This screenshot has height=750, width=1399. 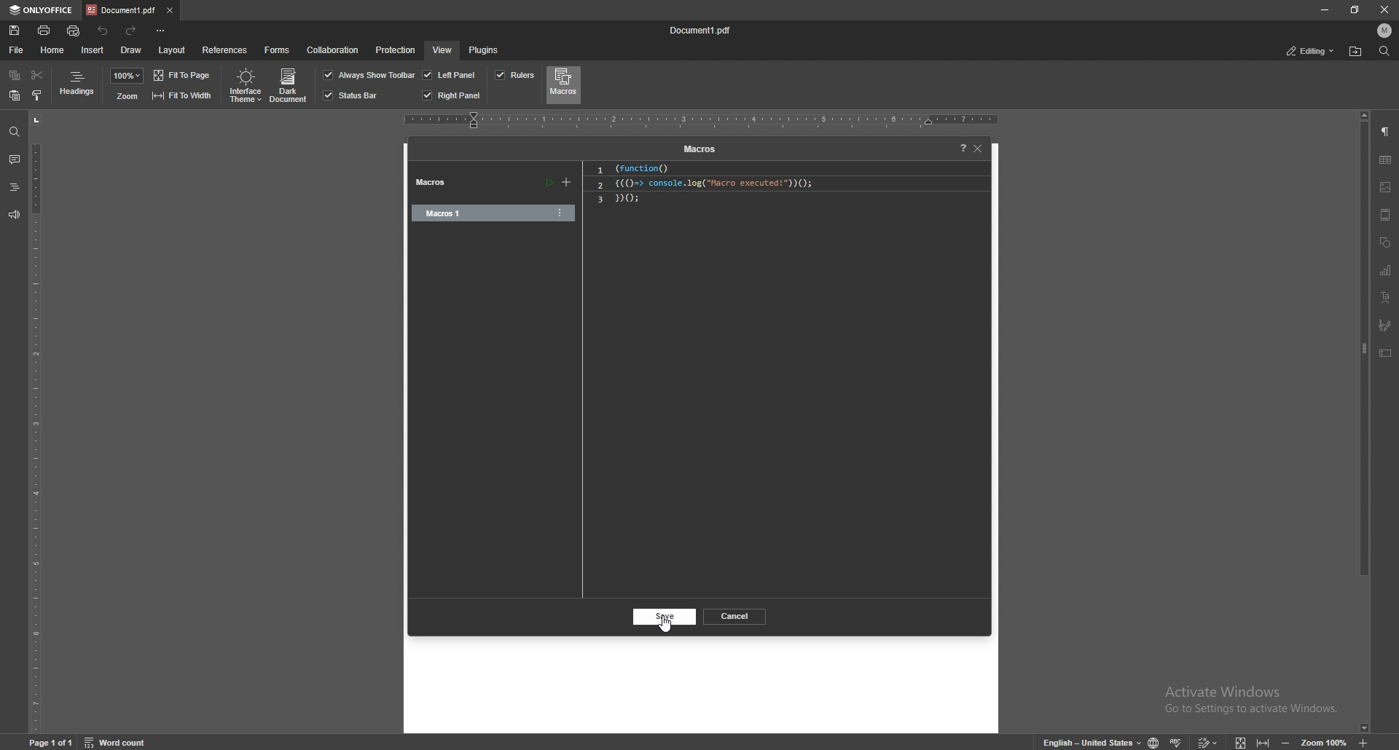 I want to click on left panel, so click(x=450, y=74).